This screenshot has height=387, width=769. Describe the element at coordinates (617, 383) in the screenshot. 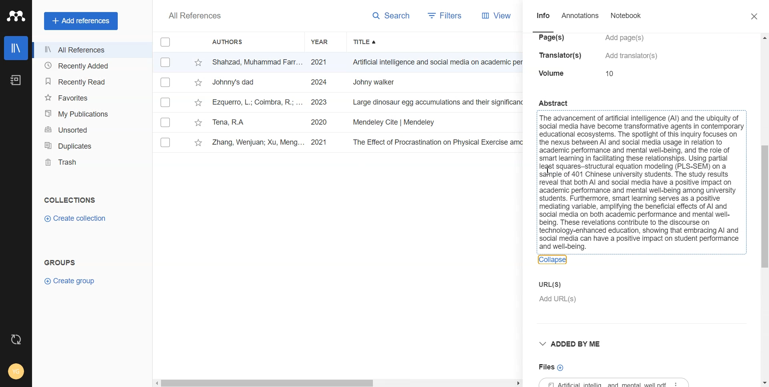

I see `File` at that location.